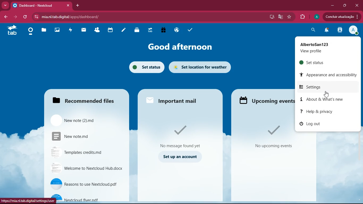 This screenshot has width=363, height=204. What do you see at coordinates (289, 17) in the screenshot?
I see `favourite` at bounding box center [289, 17].